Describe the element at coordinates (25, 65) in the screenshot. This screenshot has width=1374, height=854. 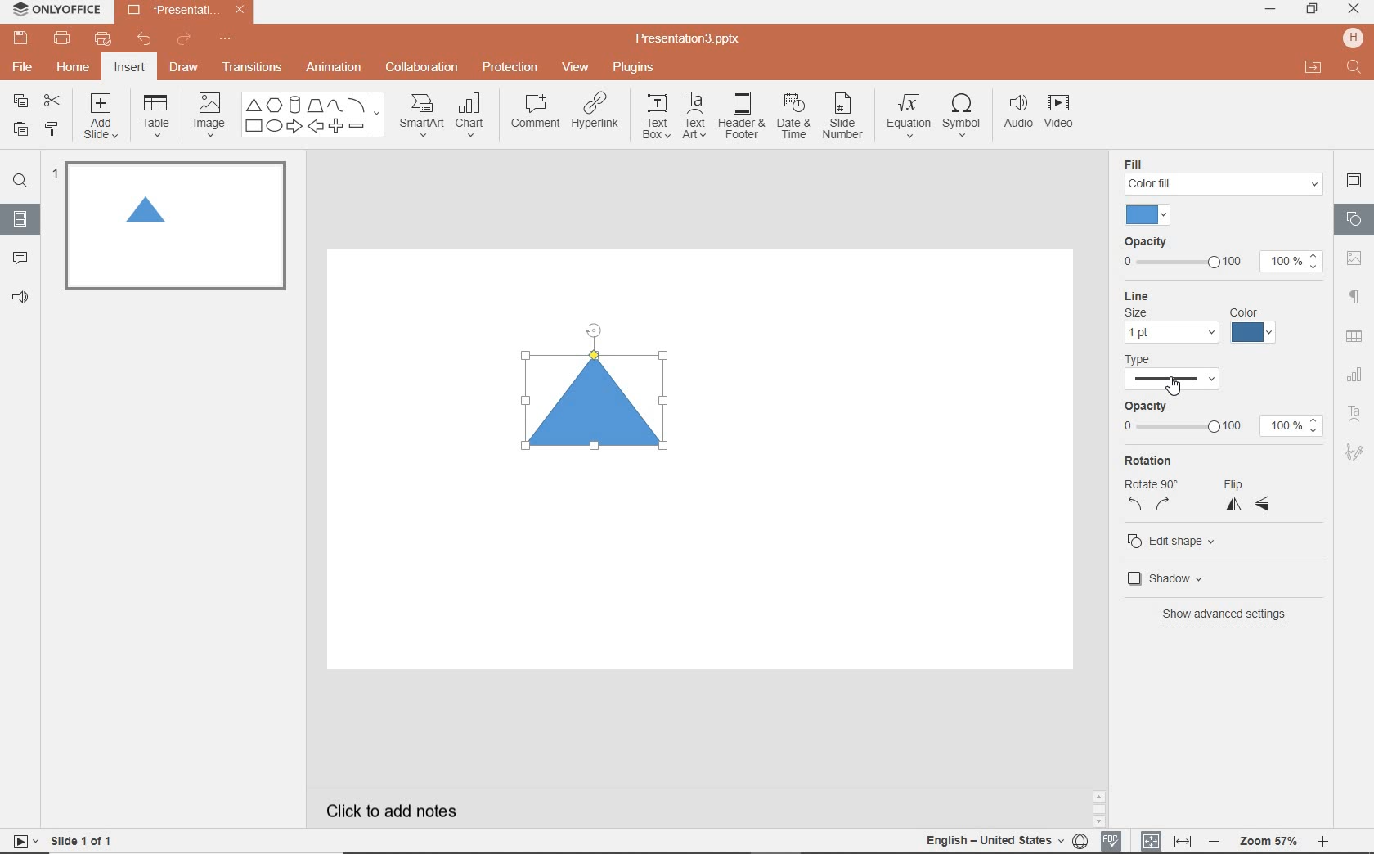
I see `FILE` at that location.